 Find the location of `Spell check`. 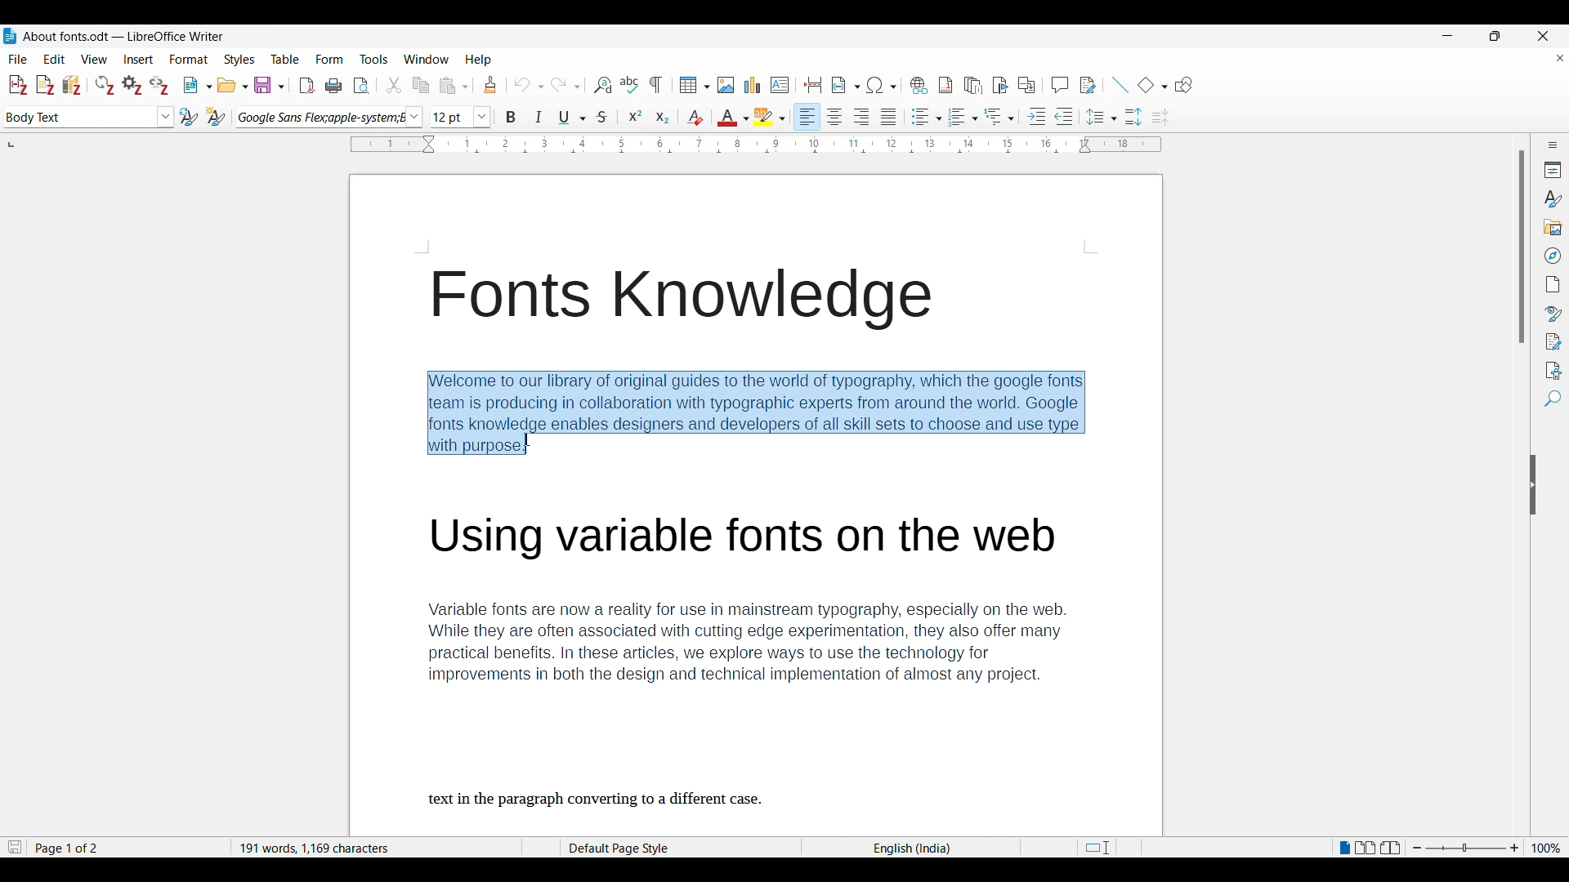

Spell check is located at coordinates (629, 85).